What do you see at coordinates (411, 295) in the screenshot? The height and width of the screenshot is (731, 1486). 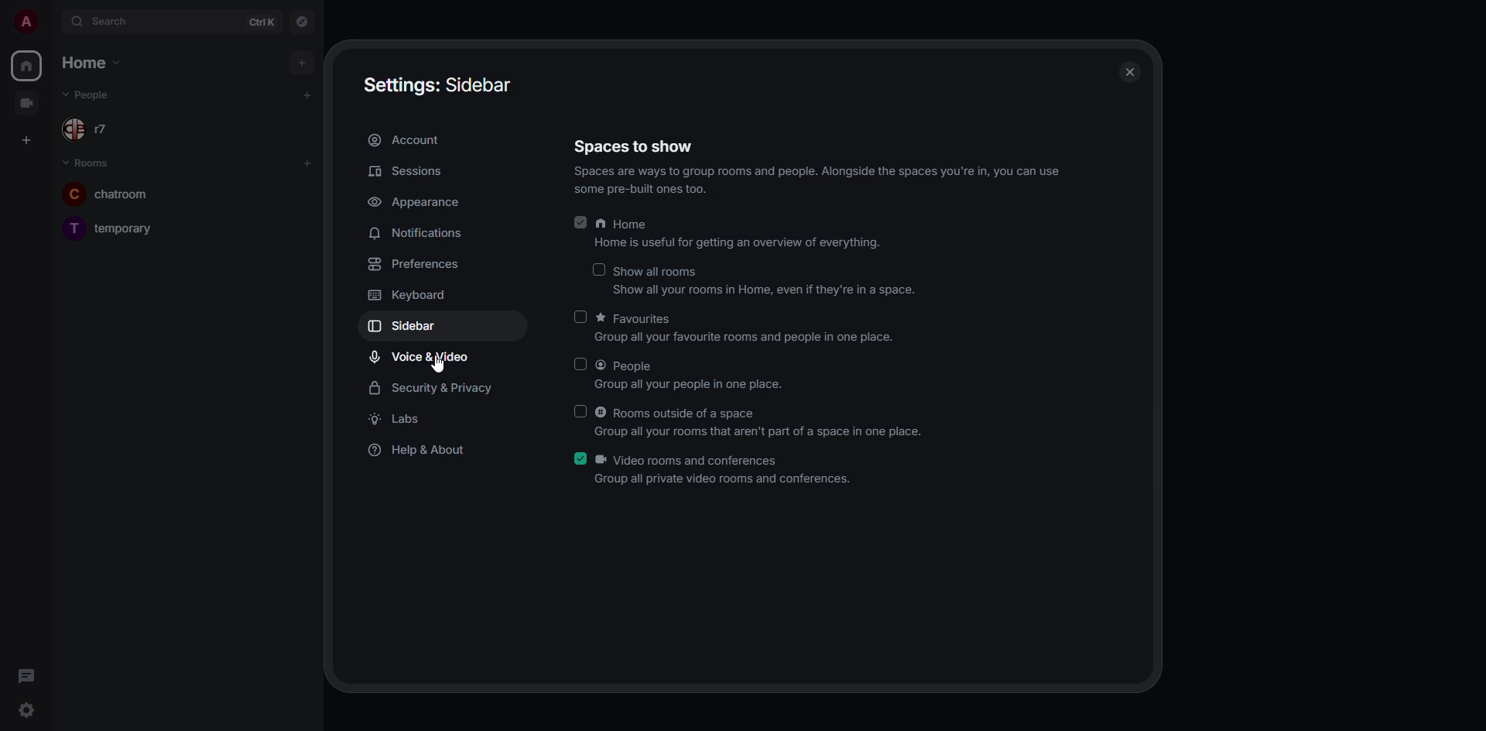 I see `keyboard` at bounding box center [411, 295].